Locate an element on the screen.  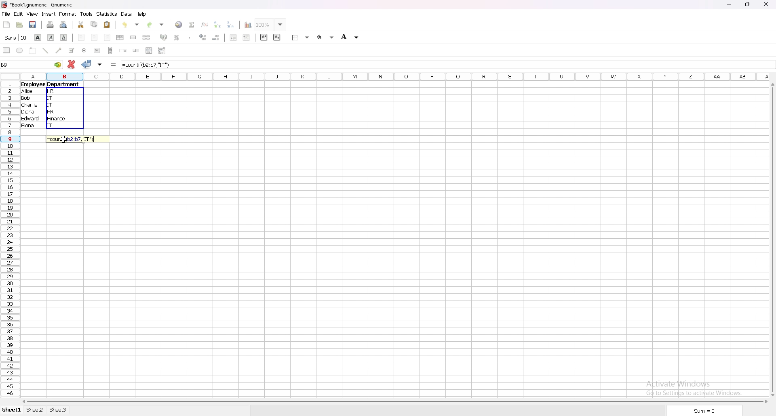
summation is located at coordinates (192, 24).